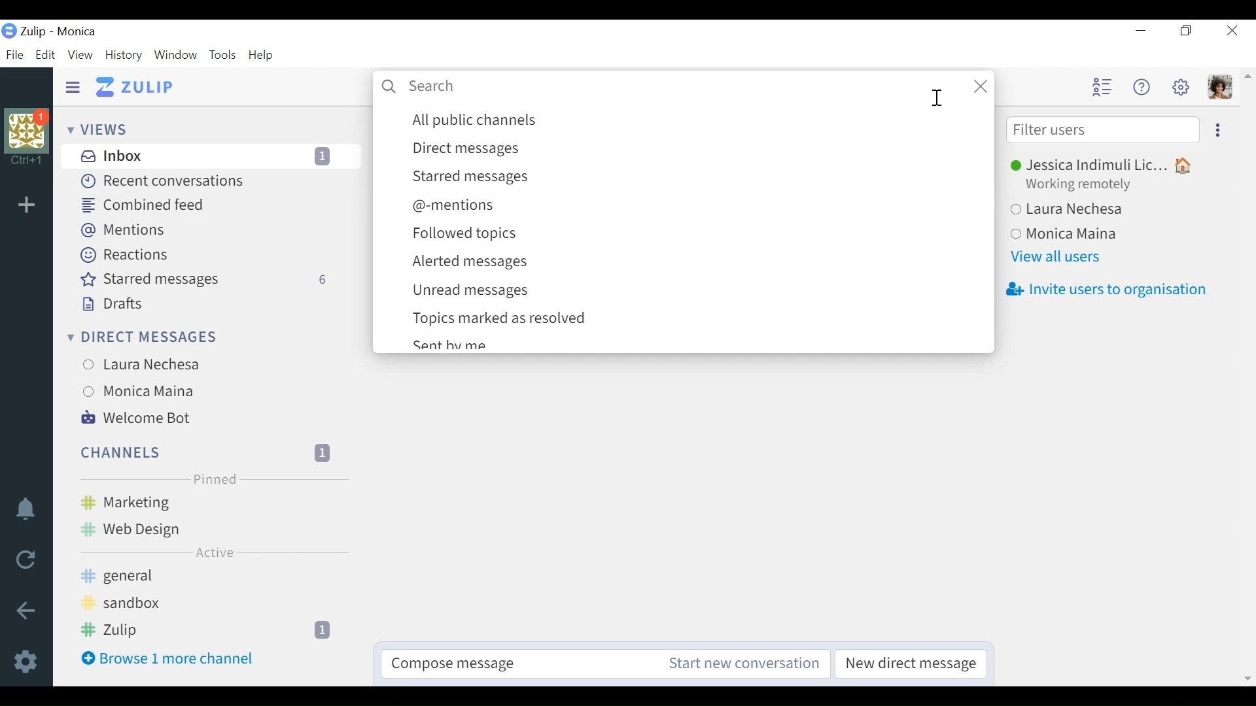  I want to click on Followed topics, so click(694, 235).